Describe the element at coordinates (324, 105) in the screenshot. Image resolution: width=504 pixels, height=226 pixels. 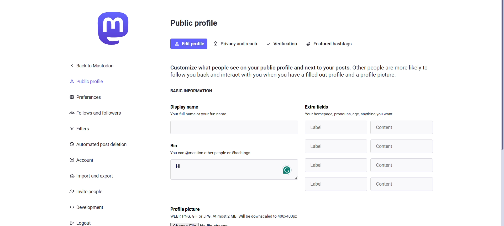
I see `Extra Fields` at that location.